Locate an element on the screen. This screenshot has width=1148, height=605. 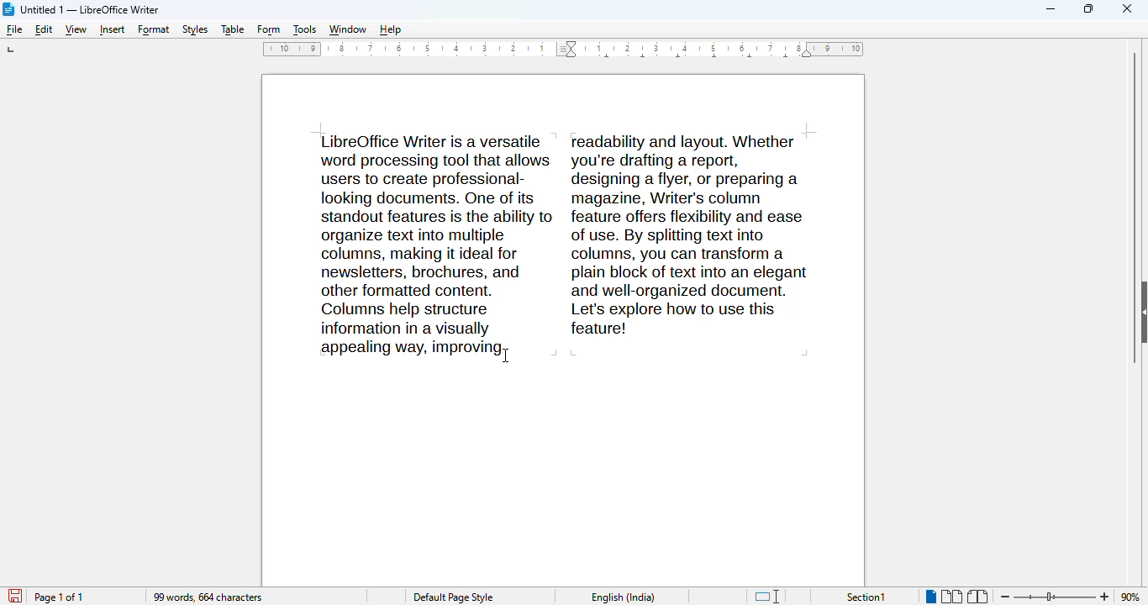
zoom factor is located at coordinates (1131, 597).